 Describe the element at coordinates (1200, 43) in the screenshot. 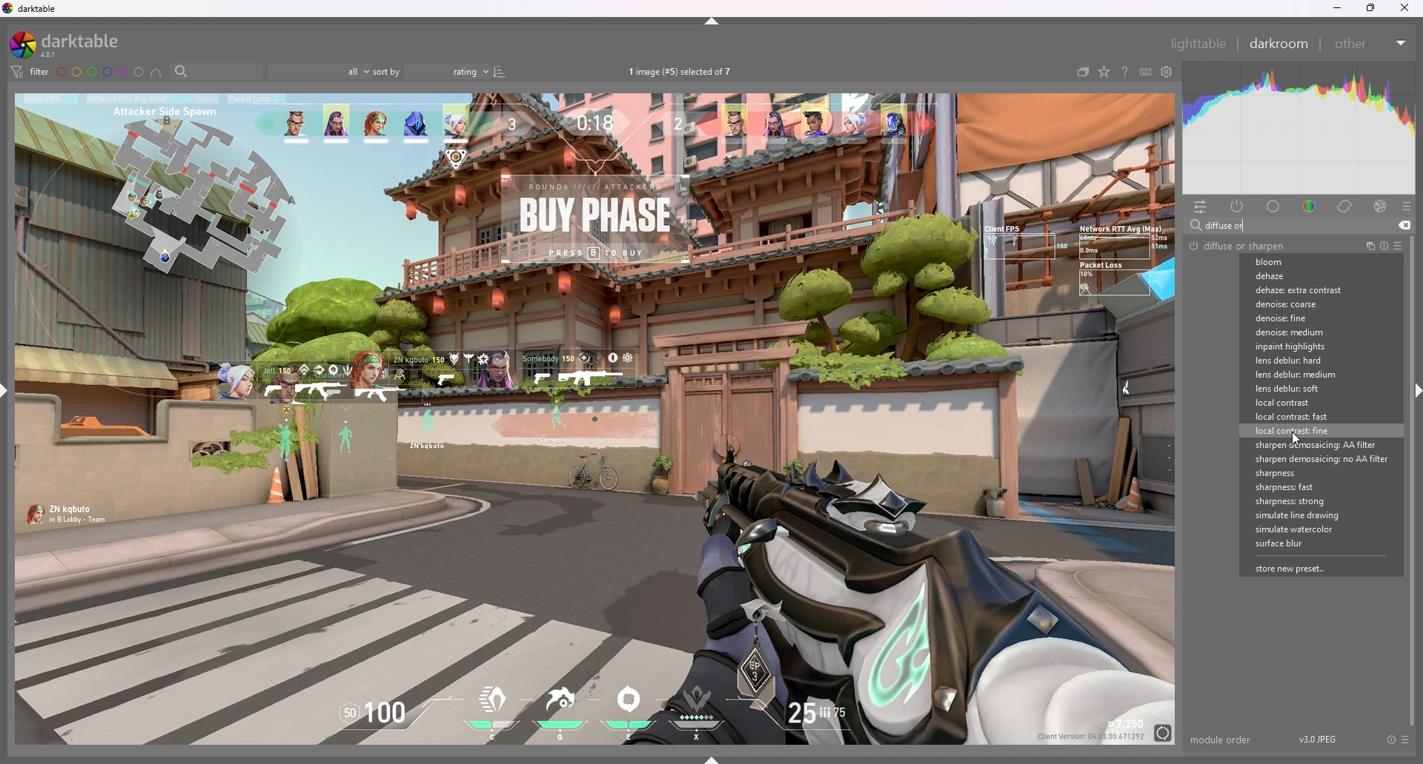

I see `lighttable` at that location.